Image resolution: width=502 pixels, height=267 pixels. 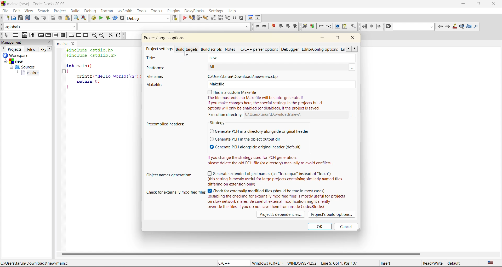 I want to click on C/C++, so click(x=232, y=263).